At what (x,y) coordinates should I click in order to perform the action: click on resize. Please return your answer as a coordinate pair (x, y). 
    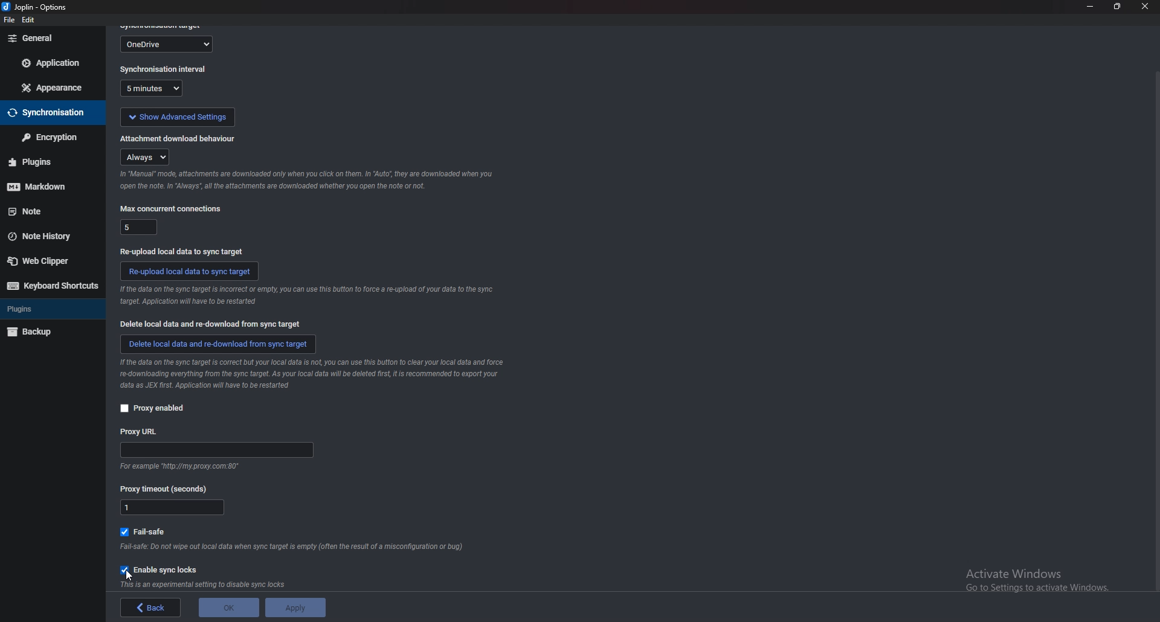
    Looking at the image, I should click on (1116, 7).